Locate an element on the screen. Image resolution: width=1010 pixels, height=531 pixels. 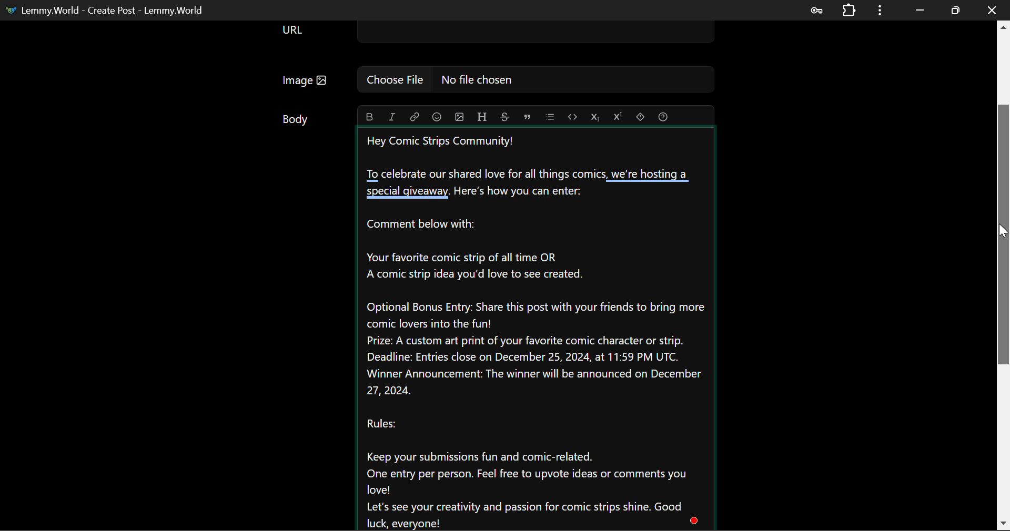
upload image is located at coordinates (459, 116).